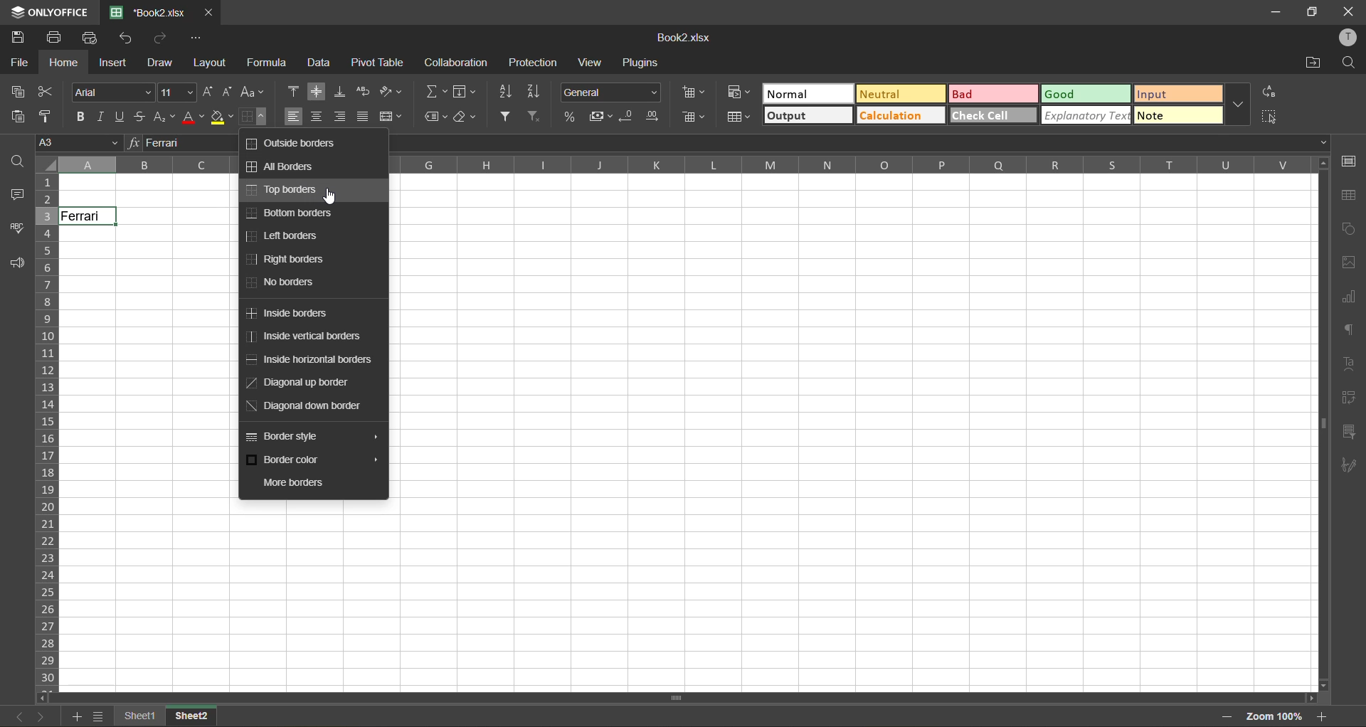 This screenshot has height=727, width=1366. Describe the element at coordinates (55, 36) in the screenshot. I see `print` at that location.